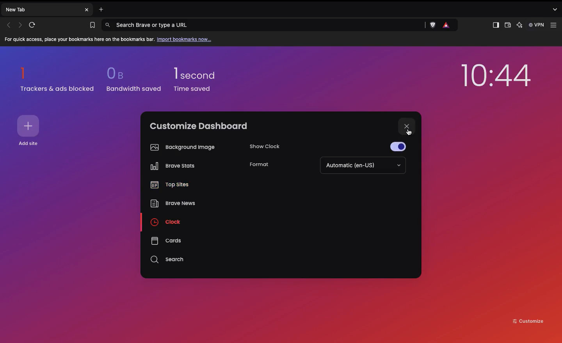  What do you see at coordinates (556, 9) in the screenshot?
I see `Search tabs` at bounding box center [556, 9].